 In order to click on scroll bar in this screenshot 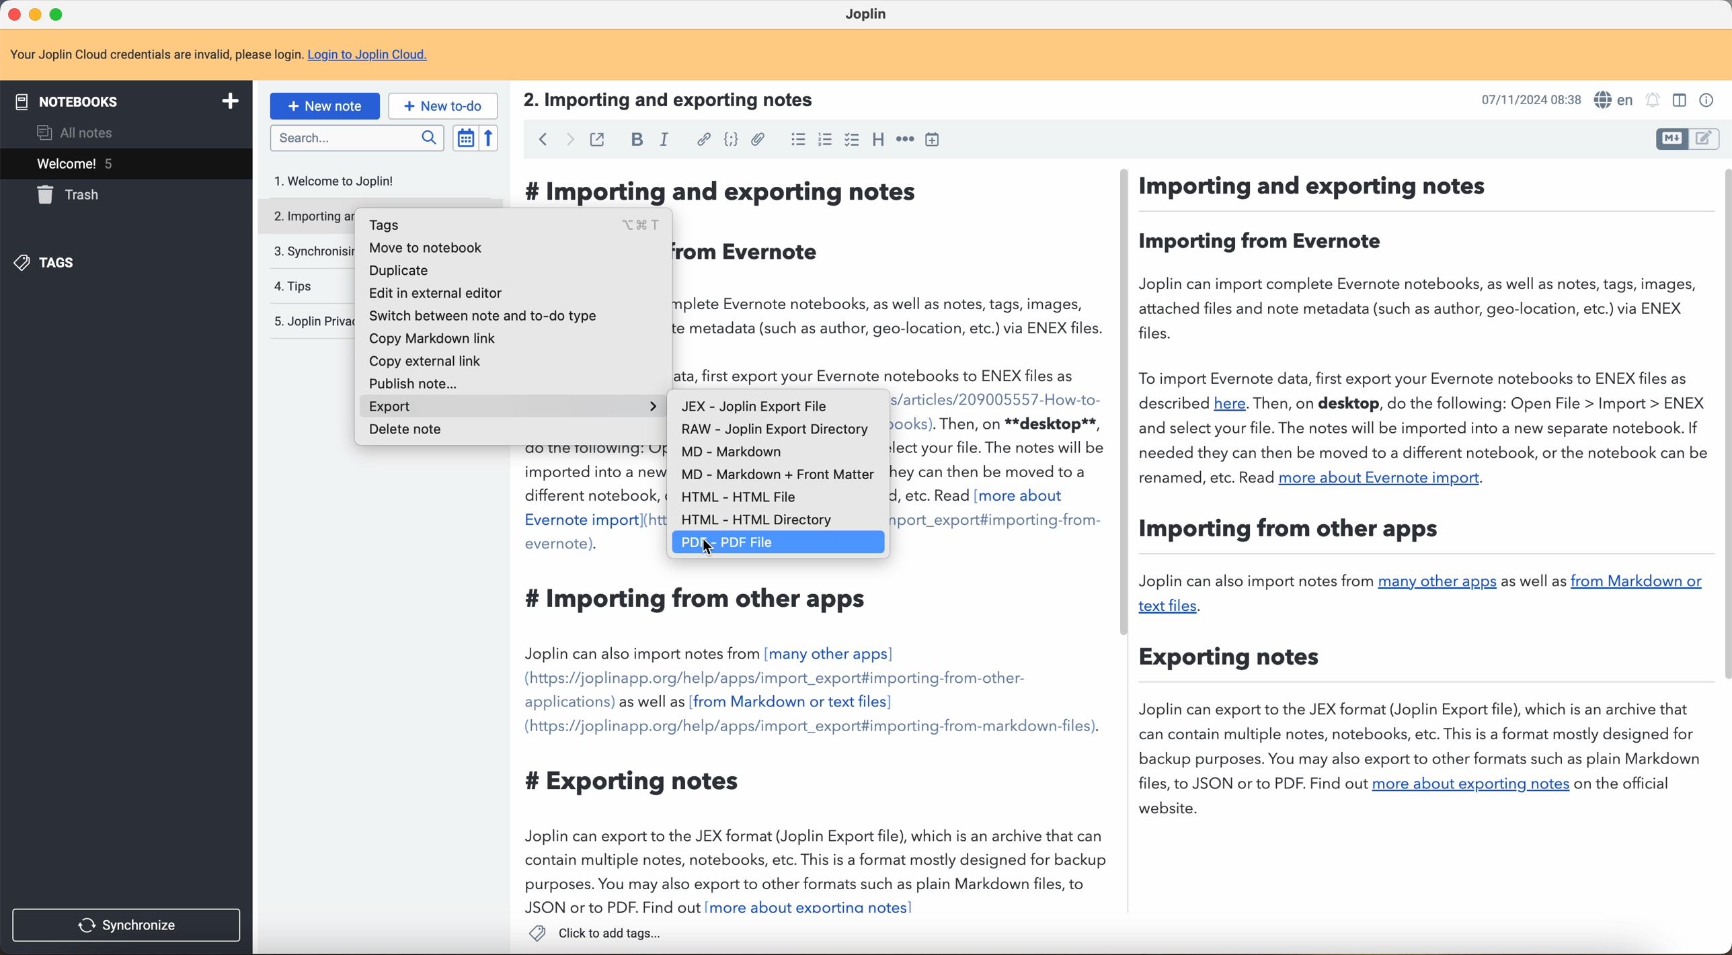, I will do `click(1721, 424)`.